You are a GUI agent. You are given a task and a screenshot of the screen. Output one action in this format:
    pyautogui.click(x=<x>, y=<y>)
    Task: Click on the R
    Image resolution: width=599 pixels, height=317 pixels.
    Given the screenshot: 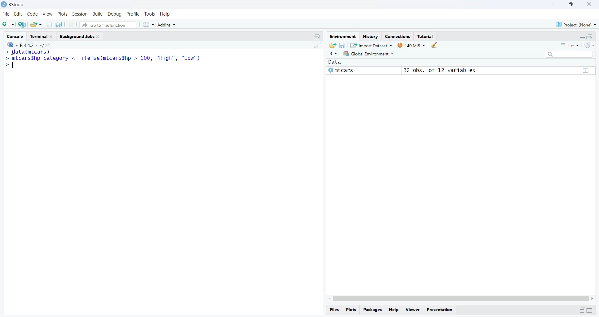 What is the action you would take?
    pyautogui.click(x=10, y=44)
    